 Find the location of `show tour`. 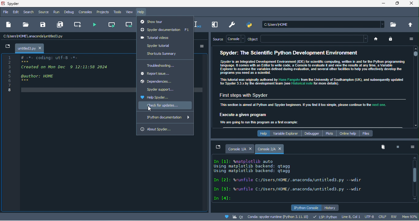

show tour is located at coordinates (156, 21).